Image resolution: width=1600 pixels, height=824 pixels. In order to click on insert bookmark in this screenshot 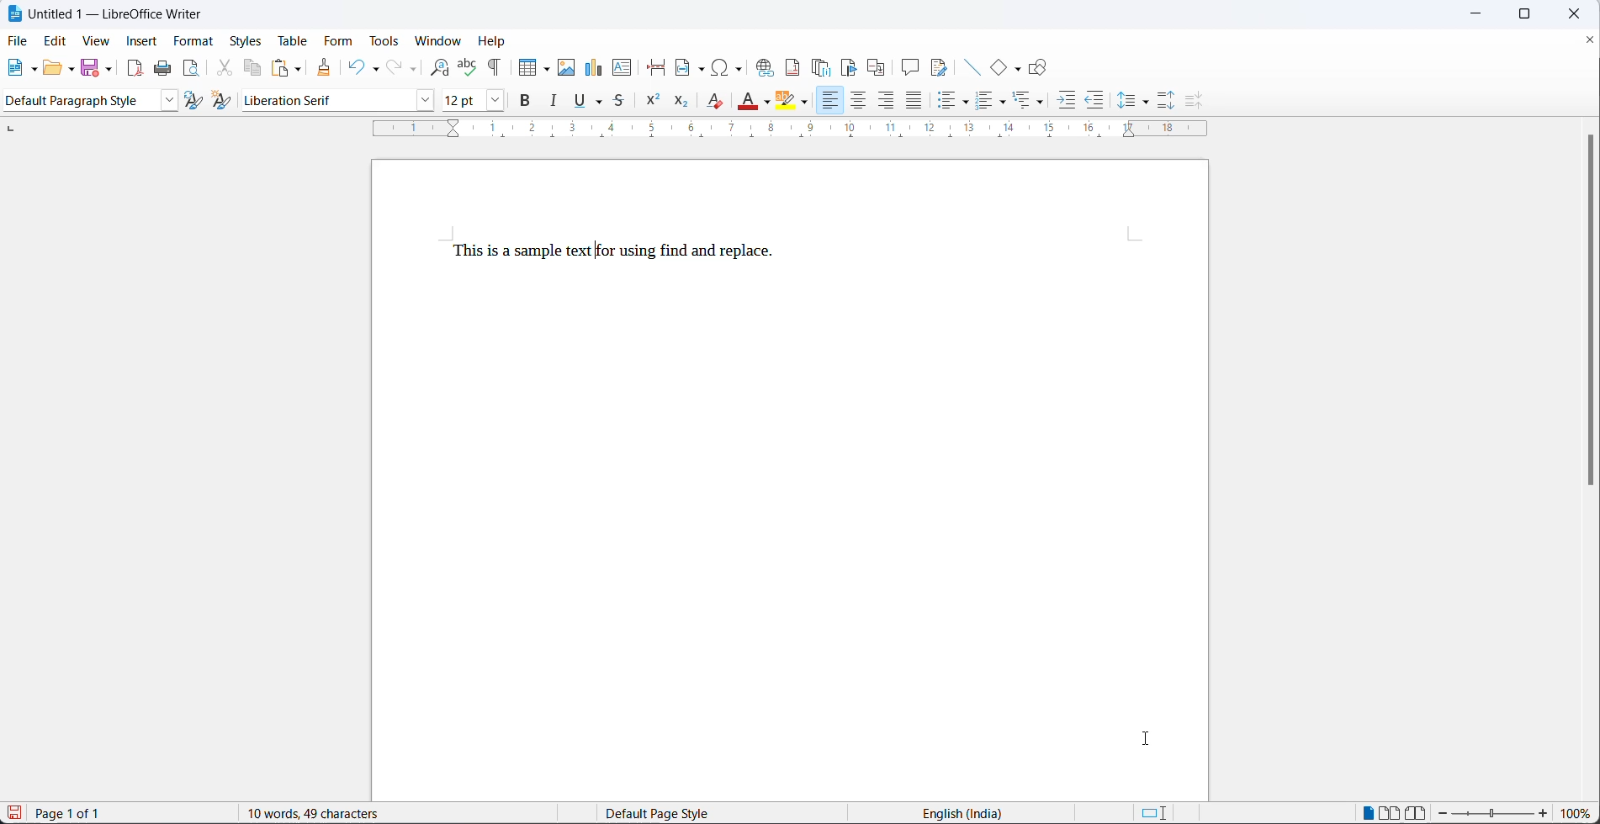, I will do `click(852, 67)`.